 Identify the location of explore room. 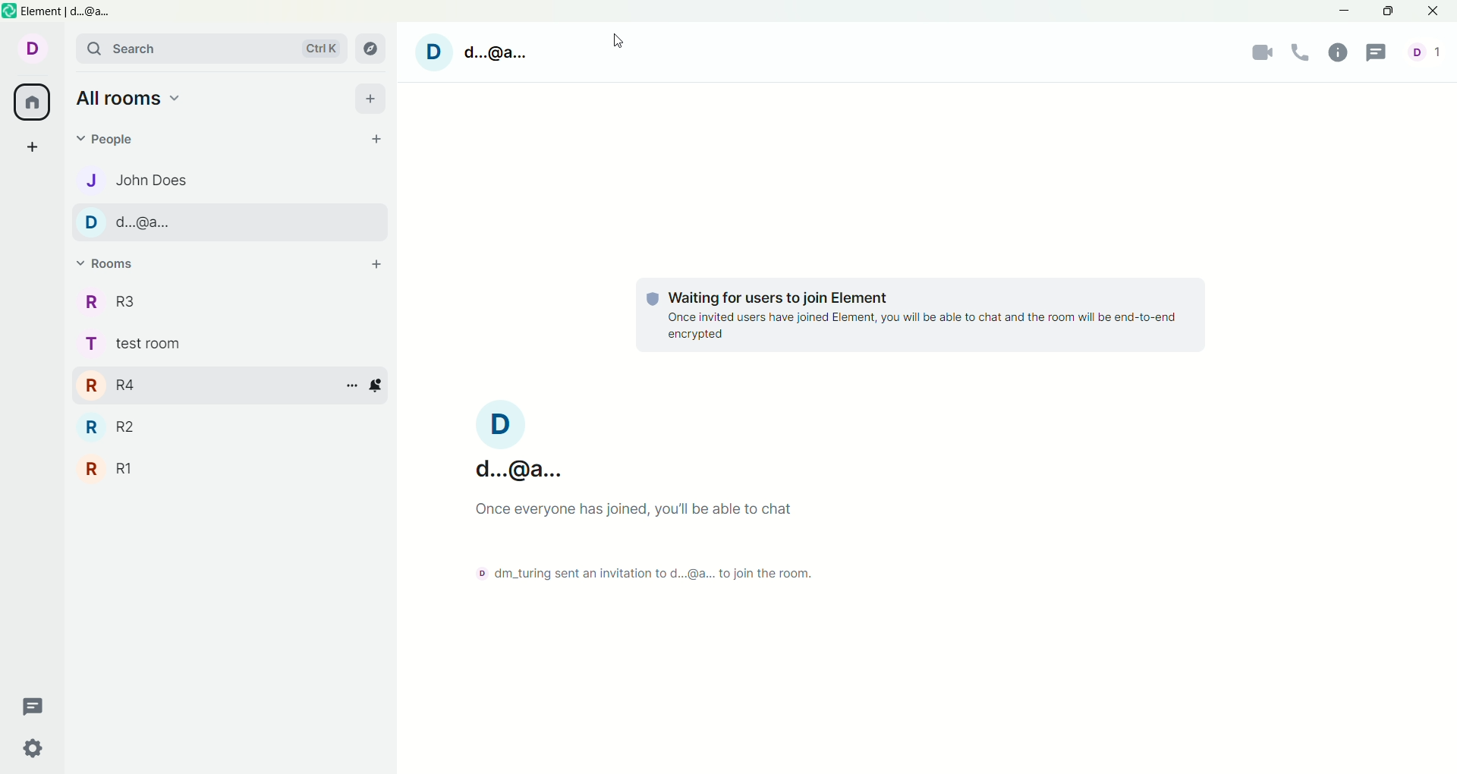
(374, 49).